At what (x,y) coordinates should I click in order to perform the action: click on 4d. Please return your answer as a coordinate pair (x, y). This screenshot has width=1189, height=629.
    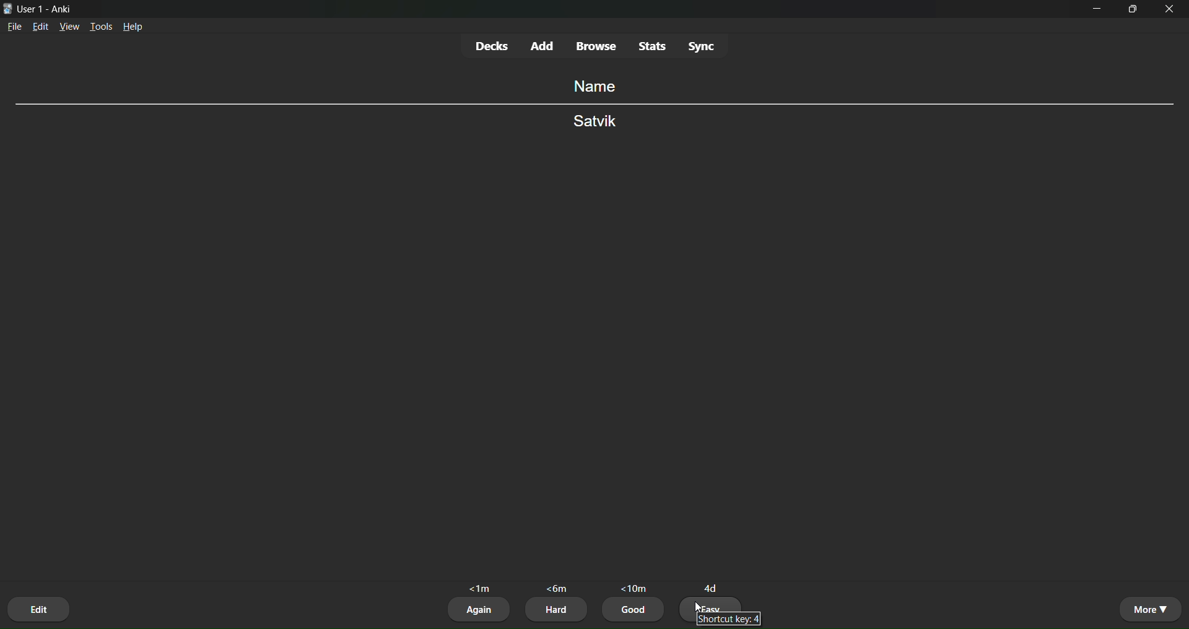
    Looking at the image, I should click on (712, 584).